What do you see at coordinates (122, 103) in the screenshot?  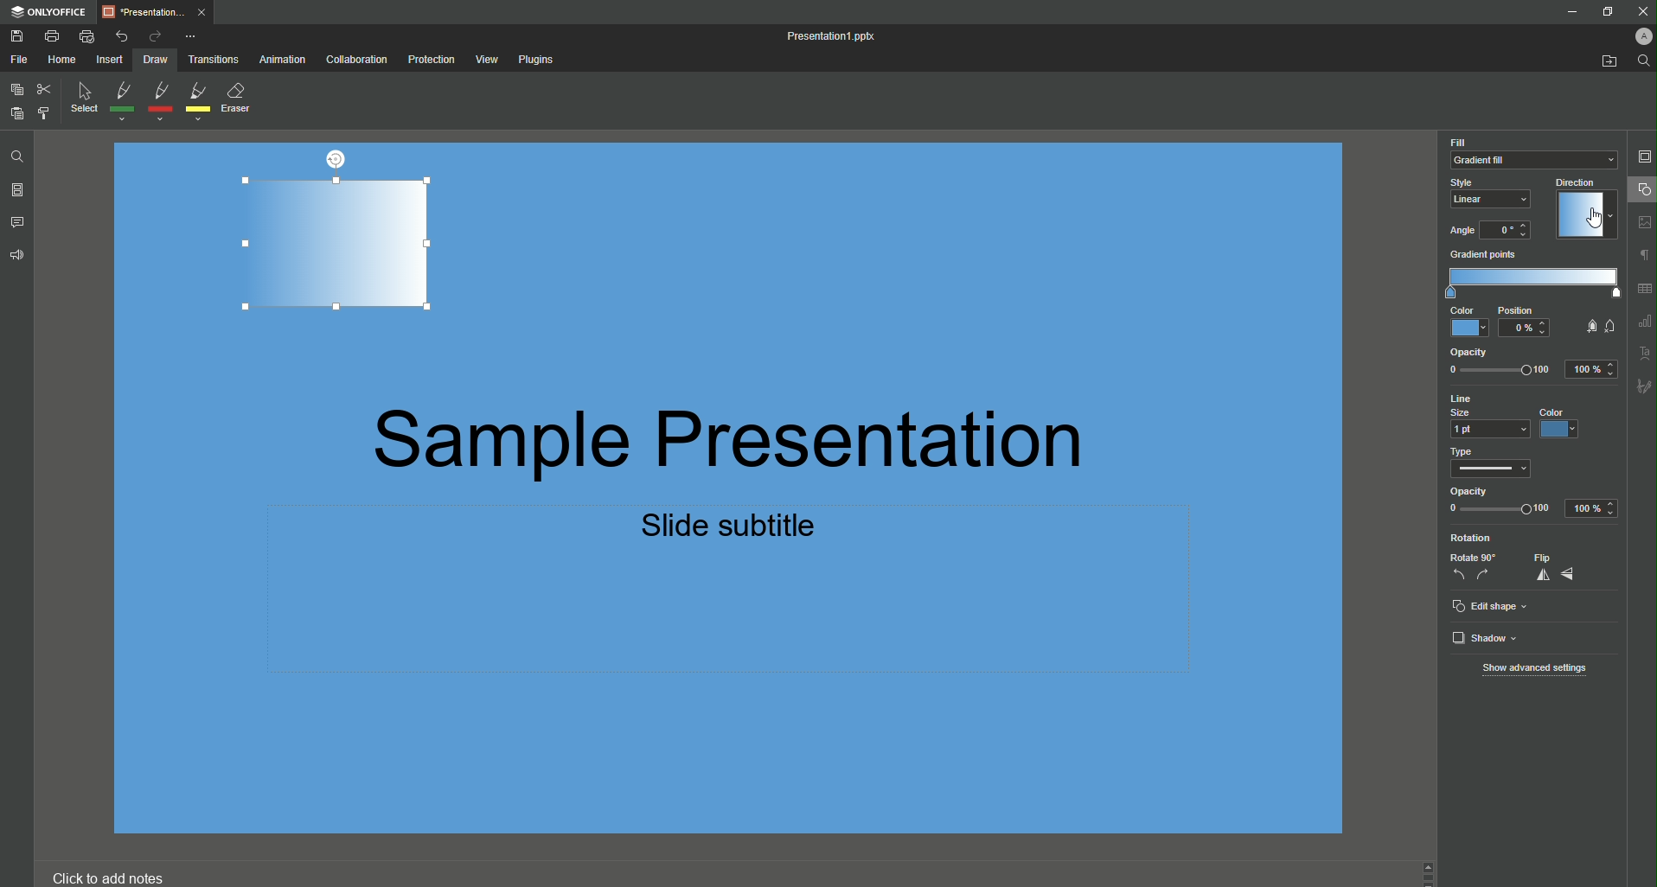 I see `Green` at bounding box center [122, 103].